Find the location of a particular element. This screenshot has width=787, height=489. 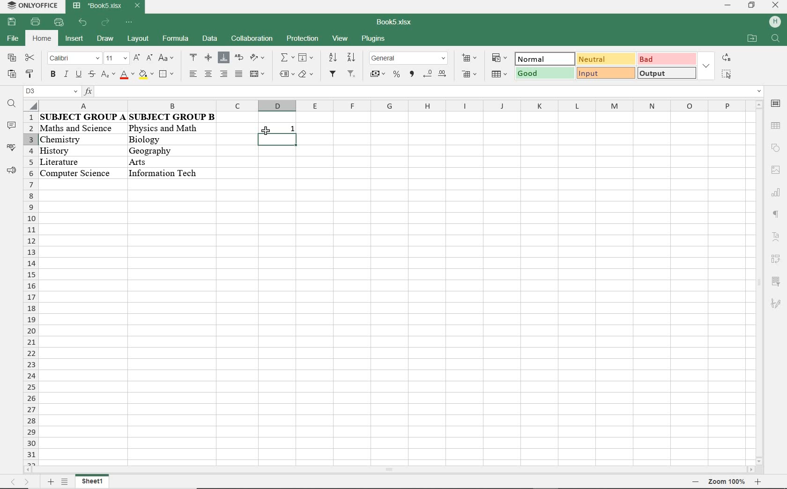

align top is located at coordinates (193, 57).